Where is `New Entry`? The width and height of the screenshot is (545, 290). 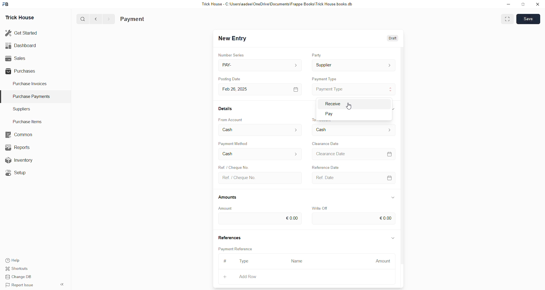
New Entry is located at coordinates (232, 39).